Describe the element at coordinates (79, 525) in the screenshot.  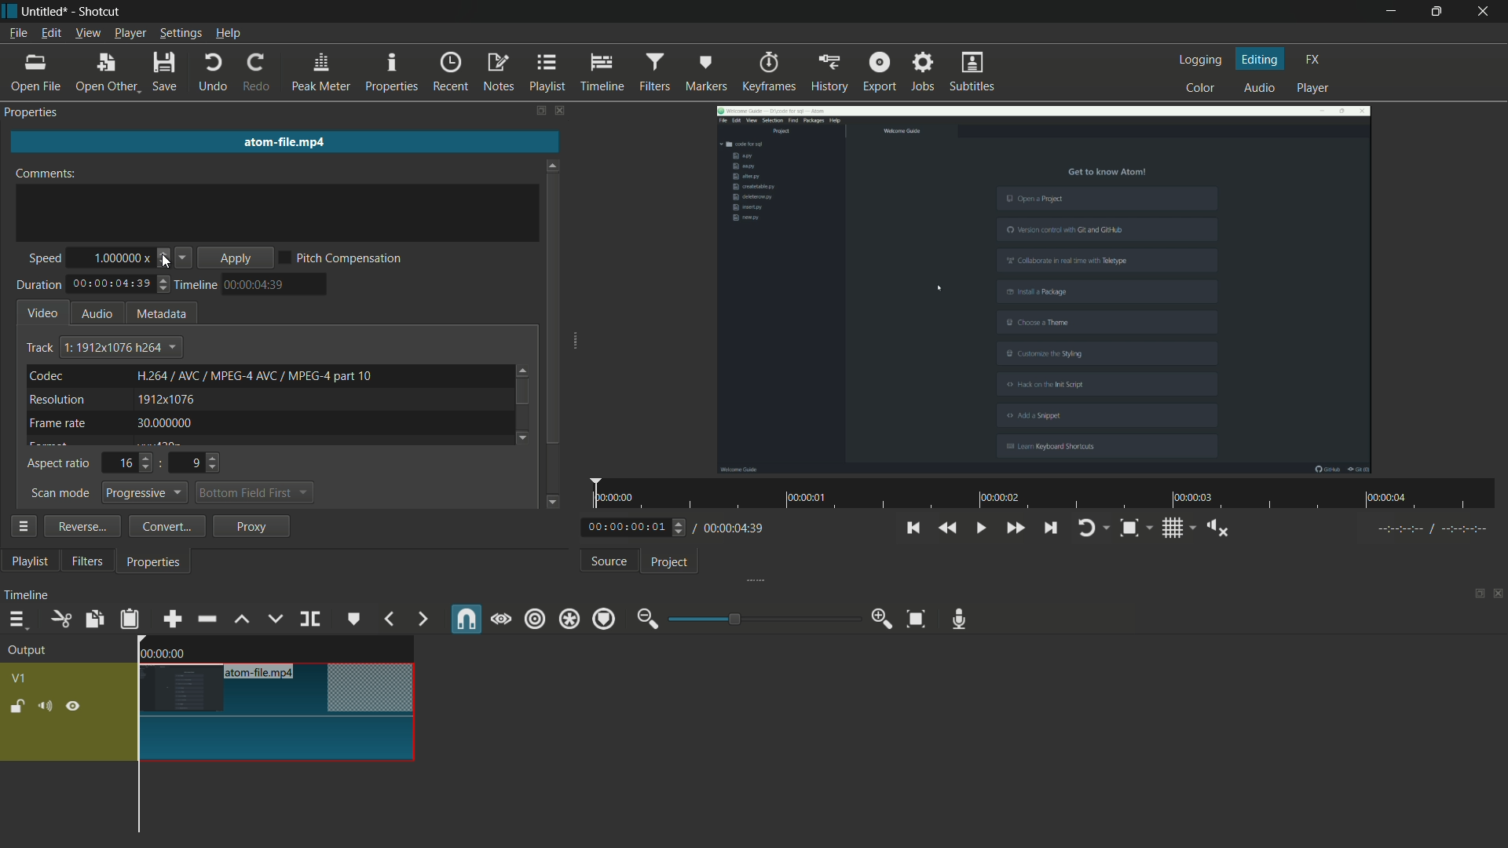
I see `reverse` at that location.